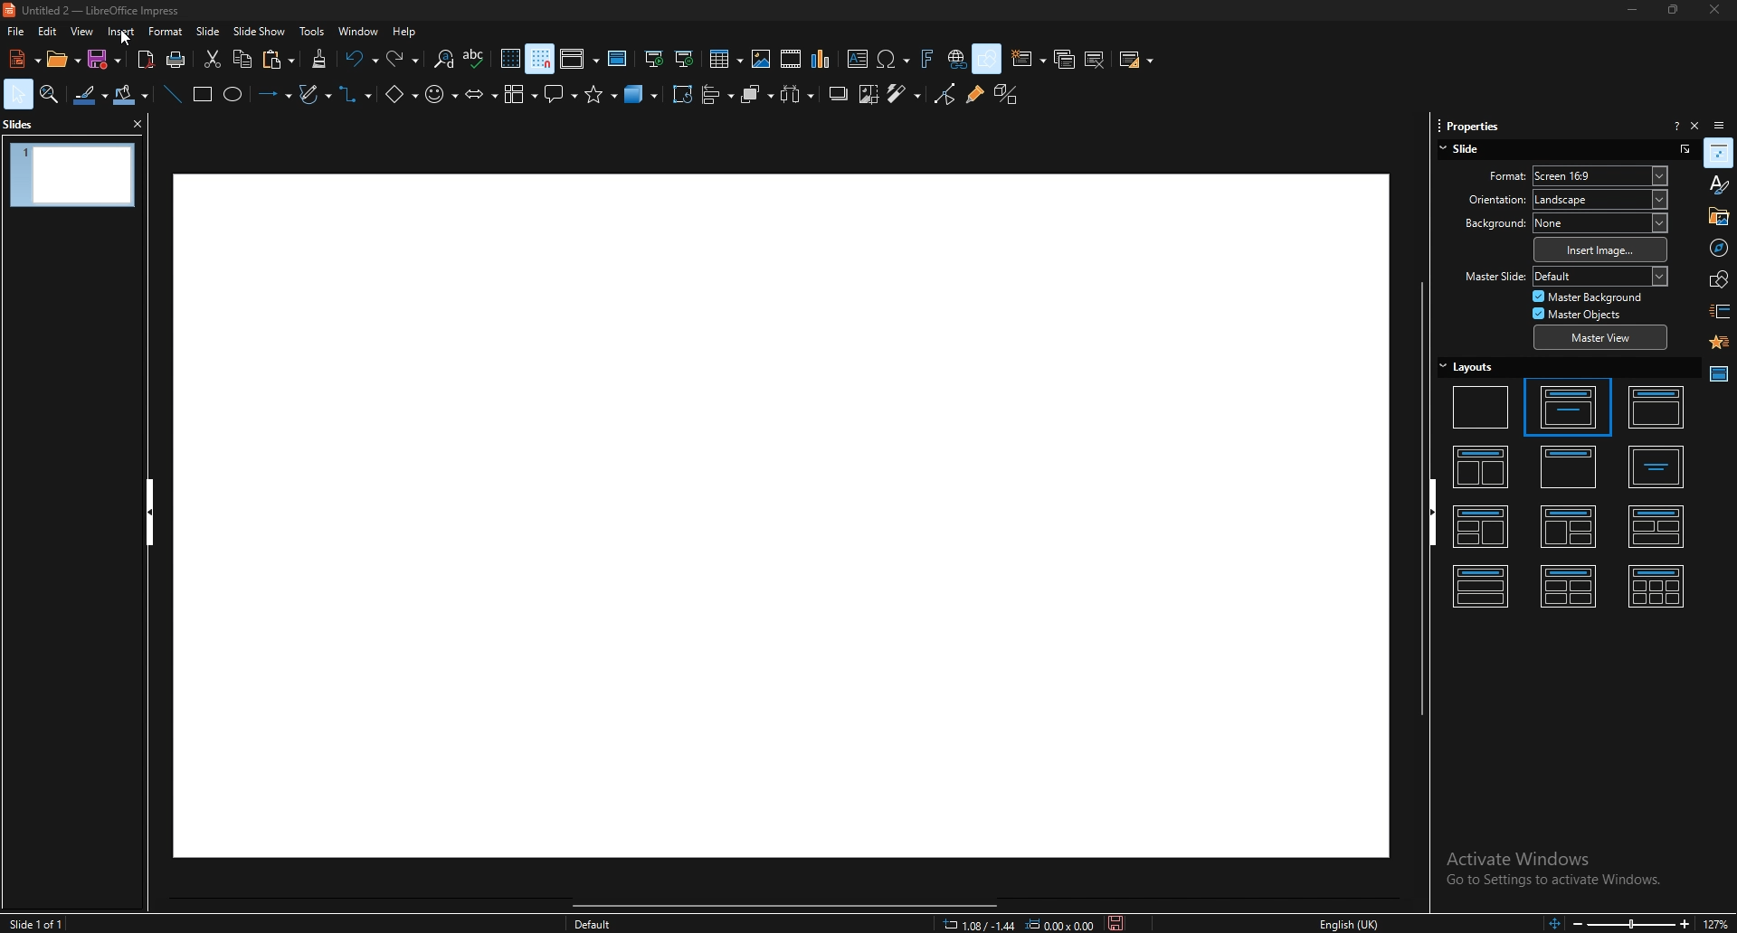 The width and height of the screenshot is (1737, 933). Describe the element at coordinates (1632, 10) in the screenshot. I see `minimize` at that location.